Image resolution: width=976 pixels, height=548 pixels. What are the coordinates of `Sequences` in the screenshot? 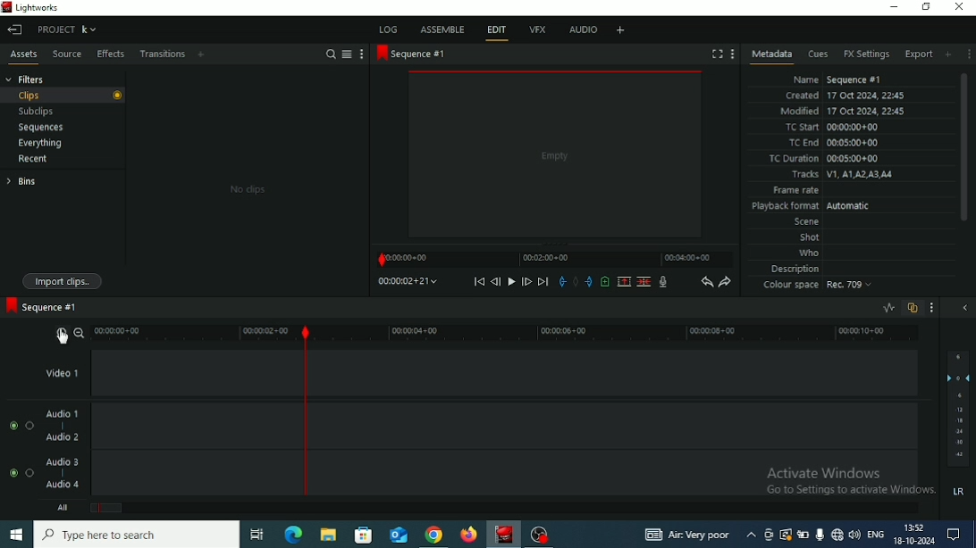 It's located at (40, 128).